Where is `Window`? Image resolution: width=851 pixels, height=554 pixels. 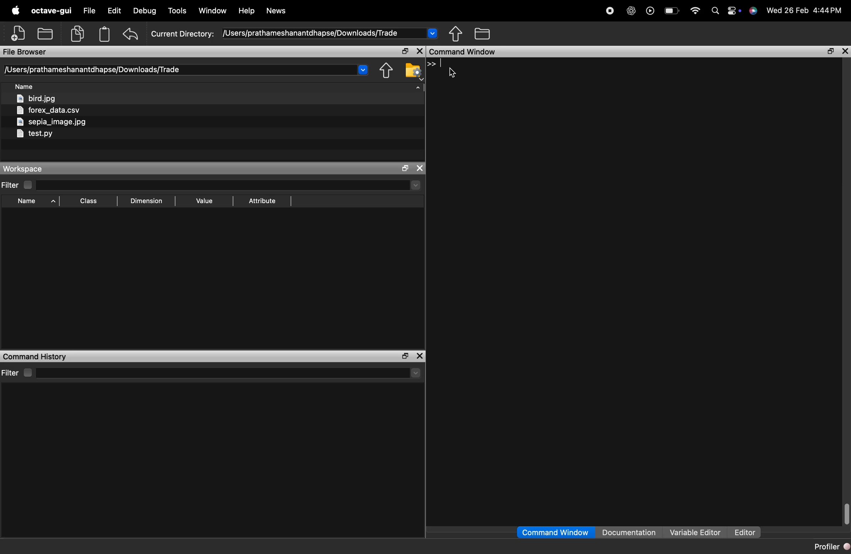 Window is located at coordinates (212, 10).